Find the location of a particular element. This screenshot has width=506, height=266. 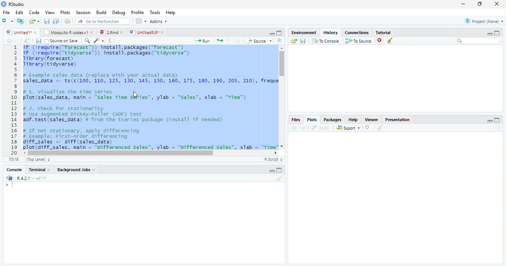

Tutorial is located at coordinates (383, 33).